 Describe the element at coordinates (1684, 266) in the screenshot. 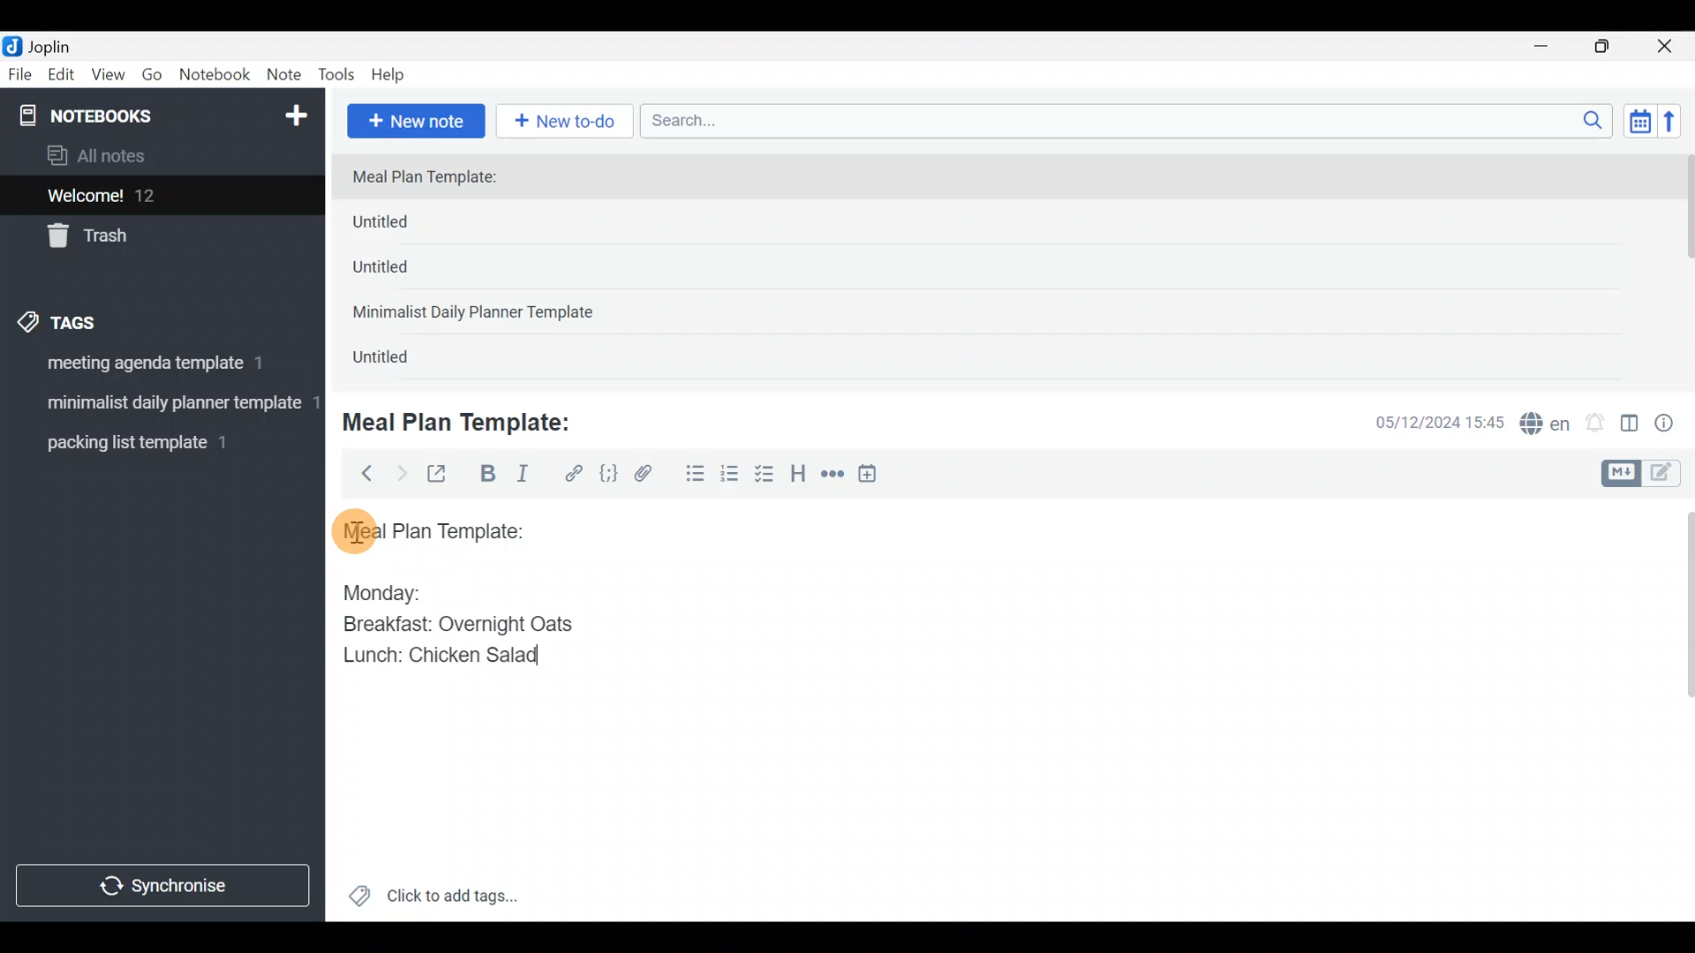

I see `Scroll bar` at that location.